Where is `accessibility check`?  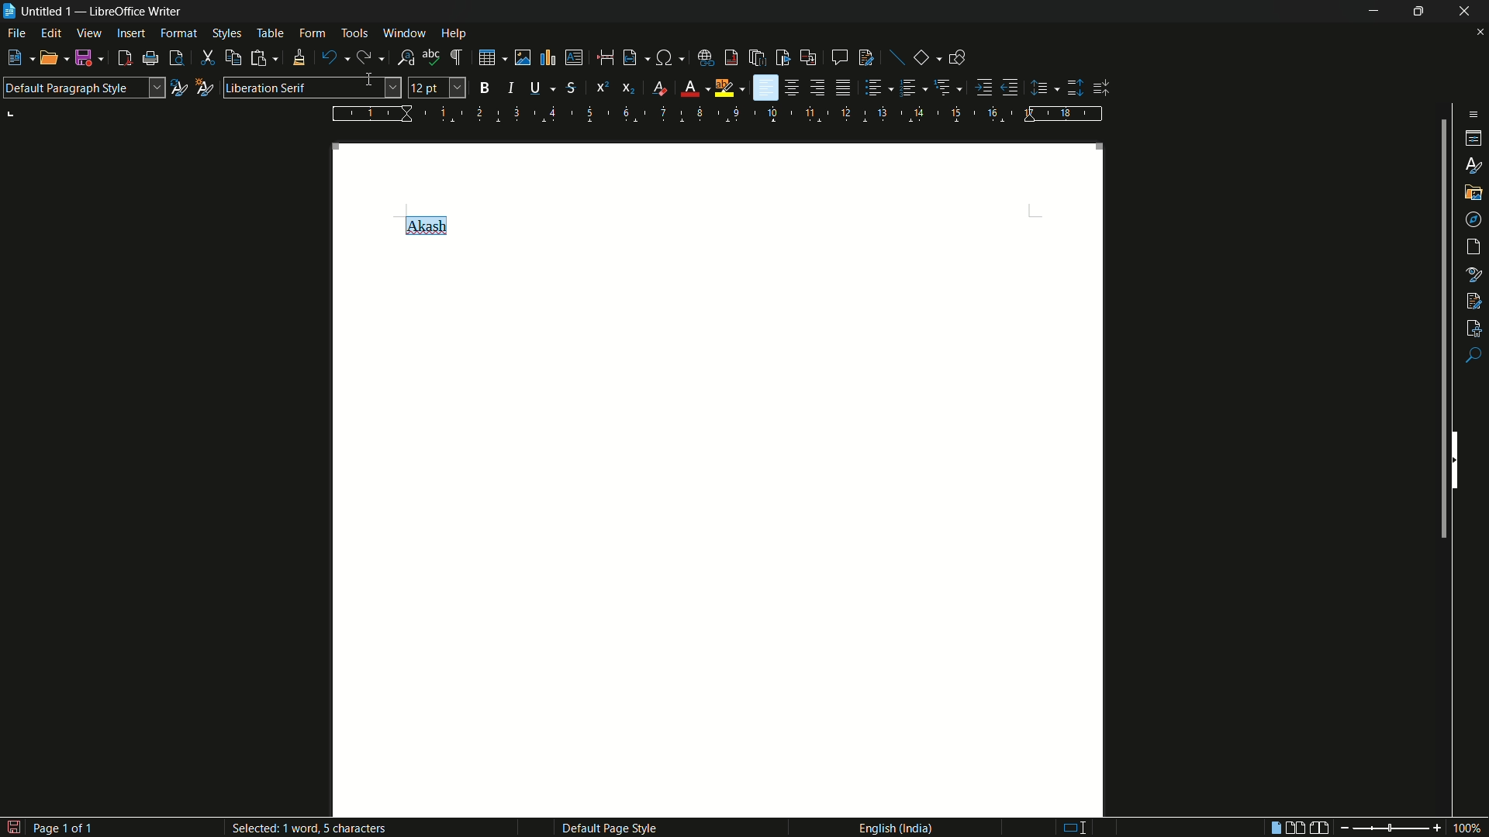 accessibility check is located at coordinates (1474, 326).